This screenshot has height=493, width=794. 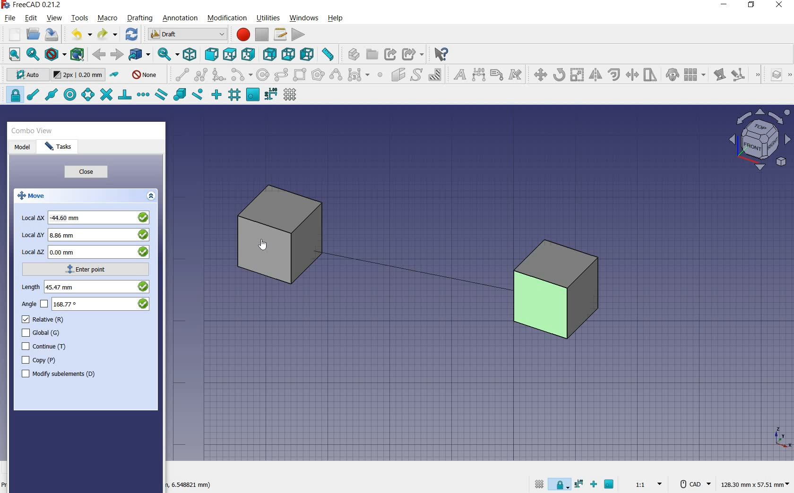 I want to click on draw style, so click(x=54, y=54).